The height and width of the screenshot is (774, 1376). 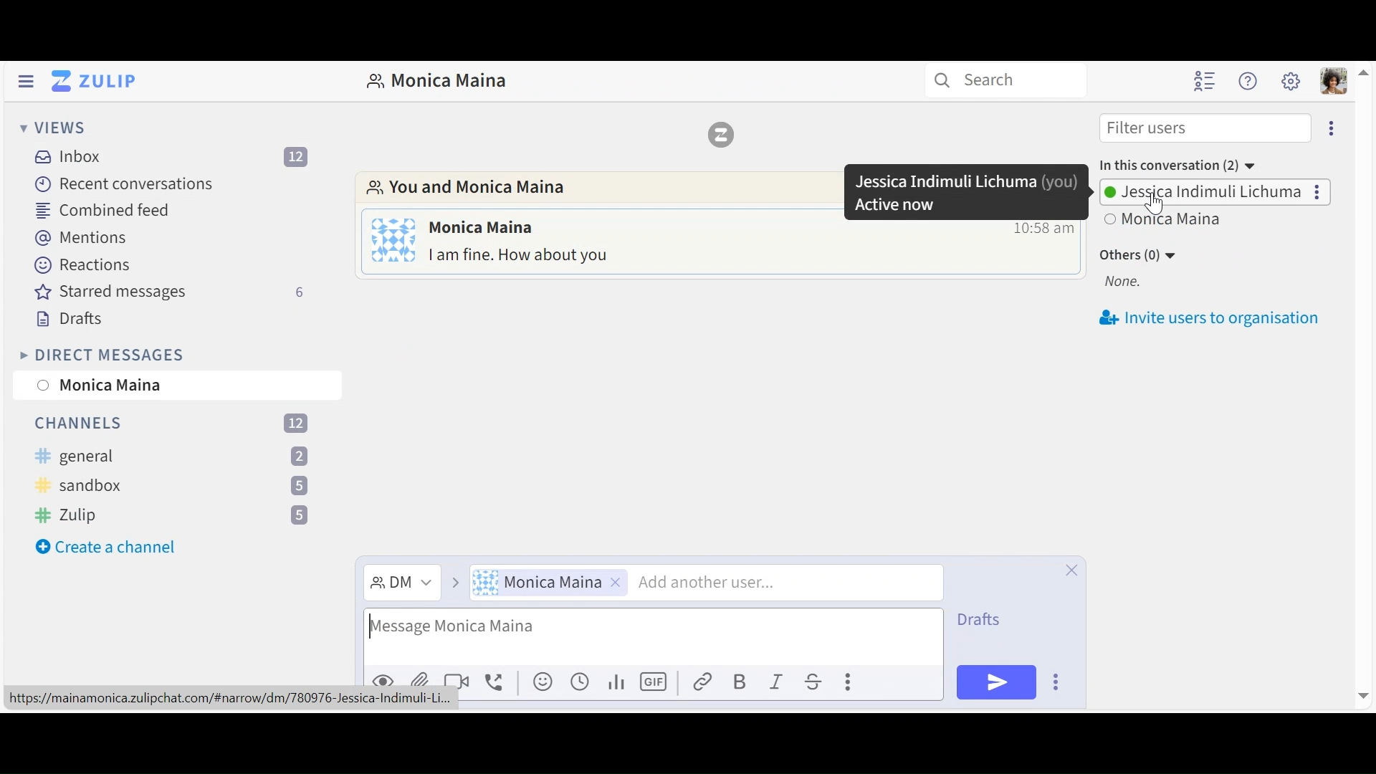 What do you see at coordinates (108, 209) in the screenshot?
I see `Combined feed` at bounding box center [108, 209].